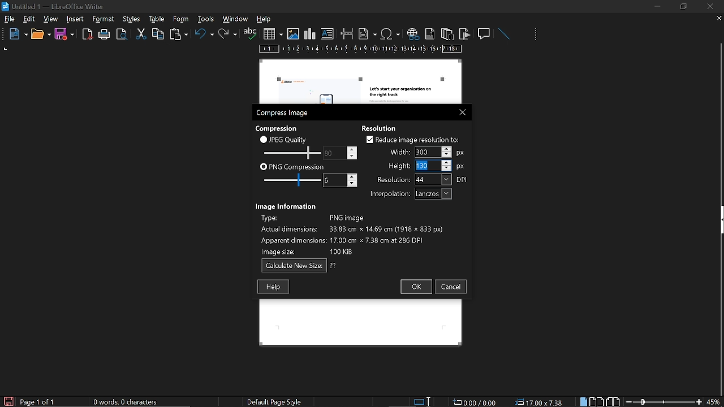  What do you see at coordinates (40, 34) in the screenshot?
I see `open` at bounding box center [40, 34].